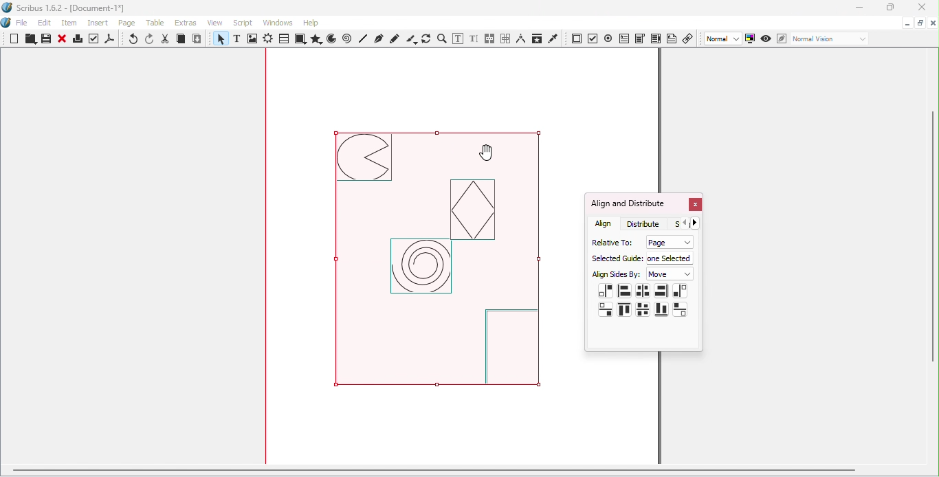 The width and height of the screenshot is (939, 477). I want to click on Horizontal scroll bar, so click(463, 472).